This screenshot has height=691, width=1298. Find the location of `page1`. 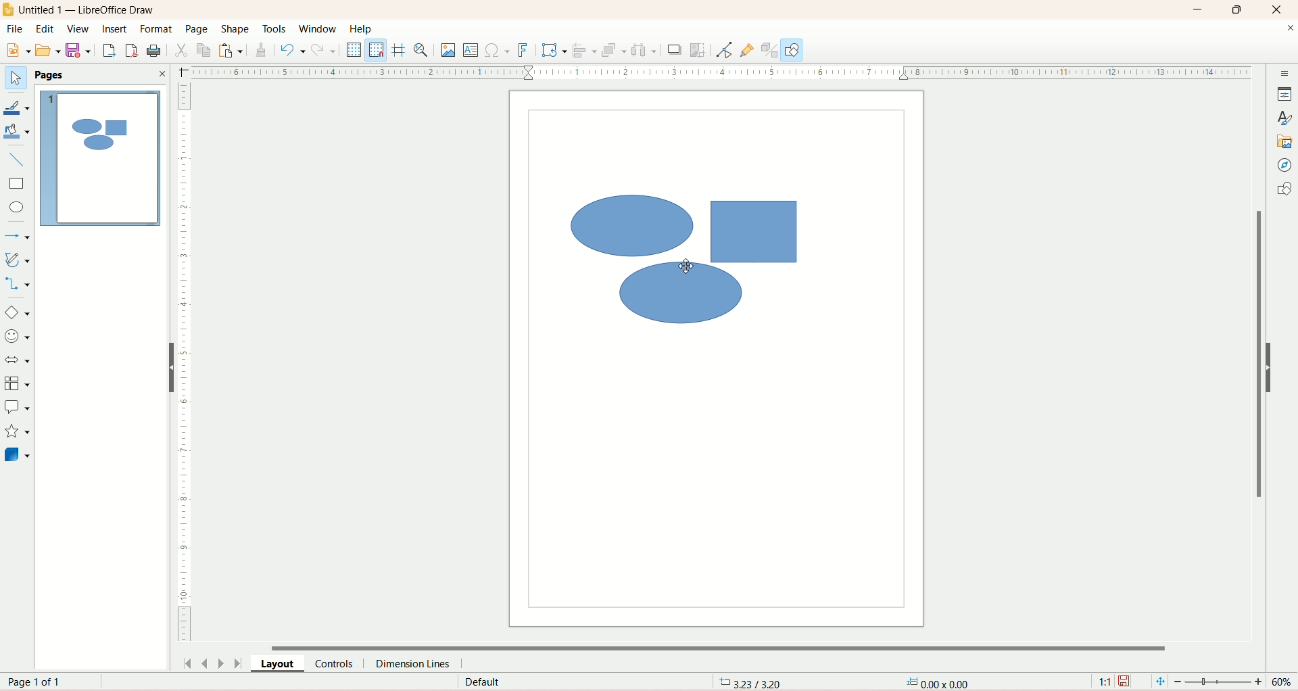

page1 is located at coordinates (101, 159).